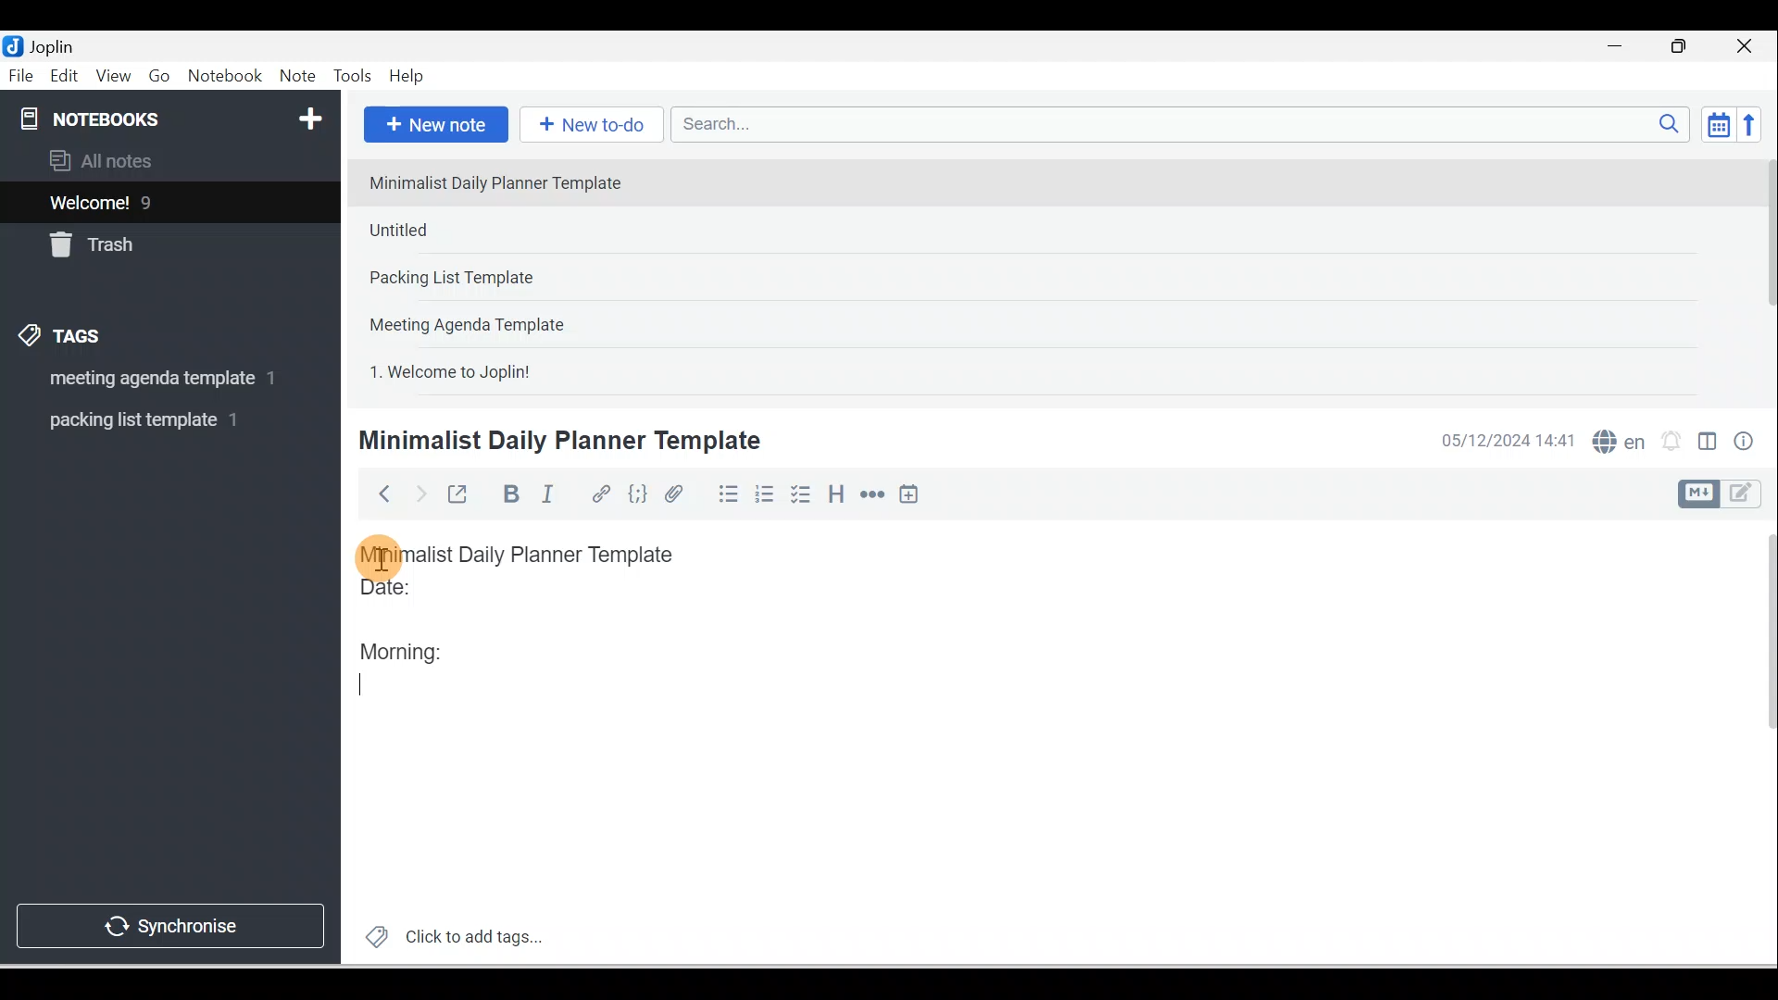  What do you see at coordinates (1763, 274) in the screenshot?
I see `Scroll bar` at bounding box center [1763, 274].